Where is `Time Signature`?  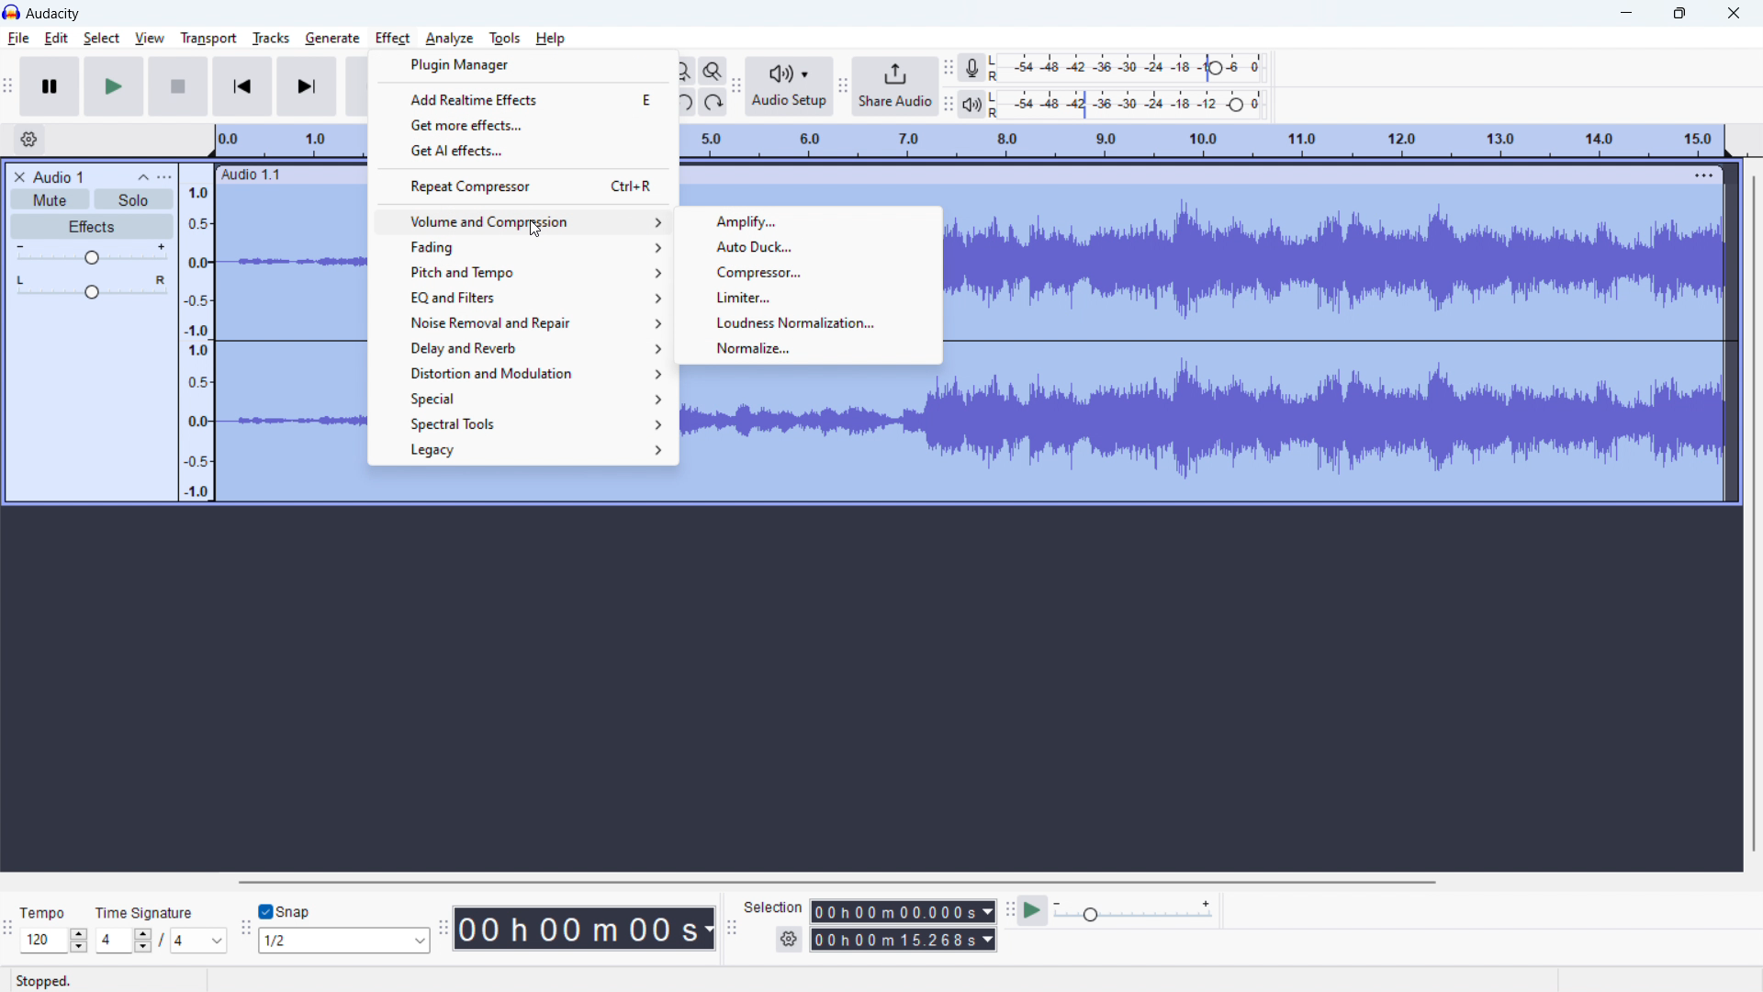 Time Signature is located at coordinates (146, 908).